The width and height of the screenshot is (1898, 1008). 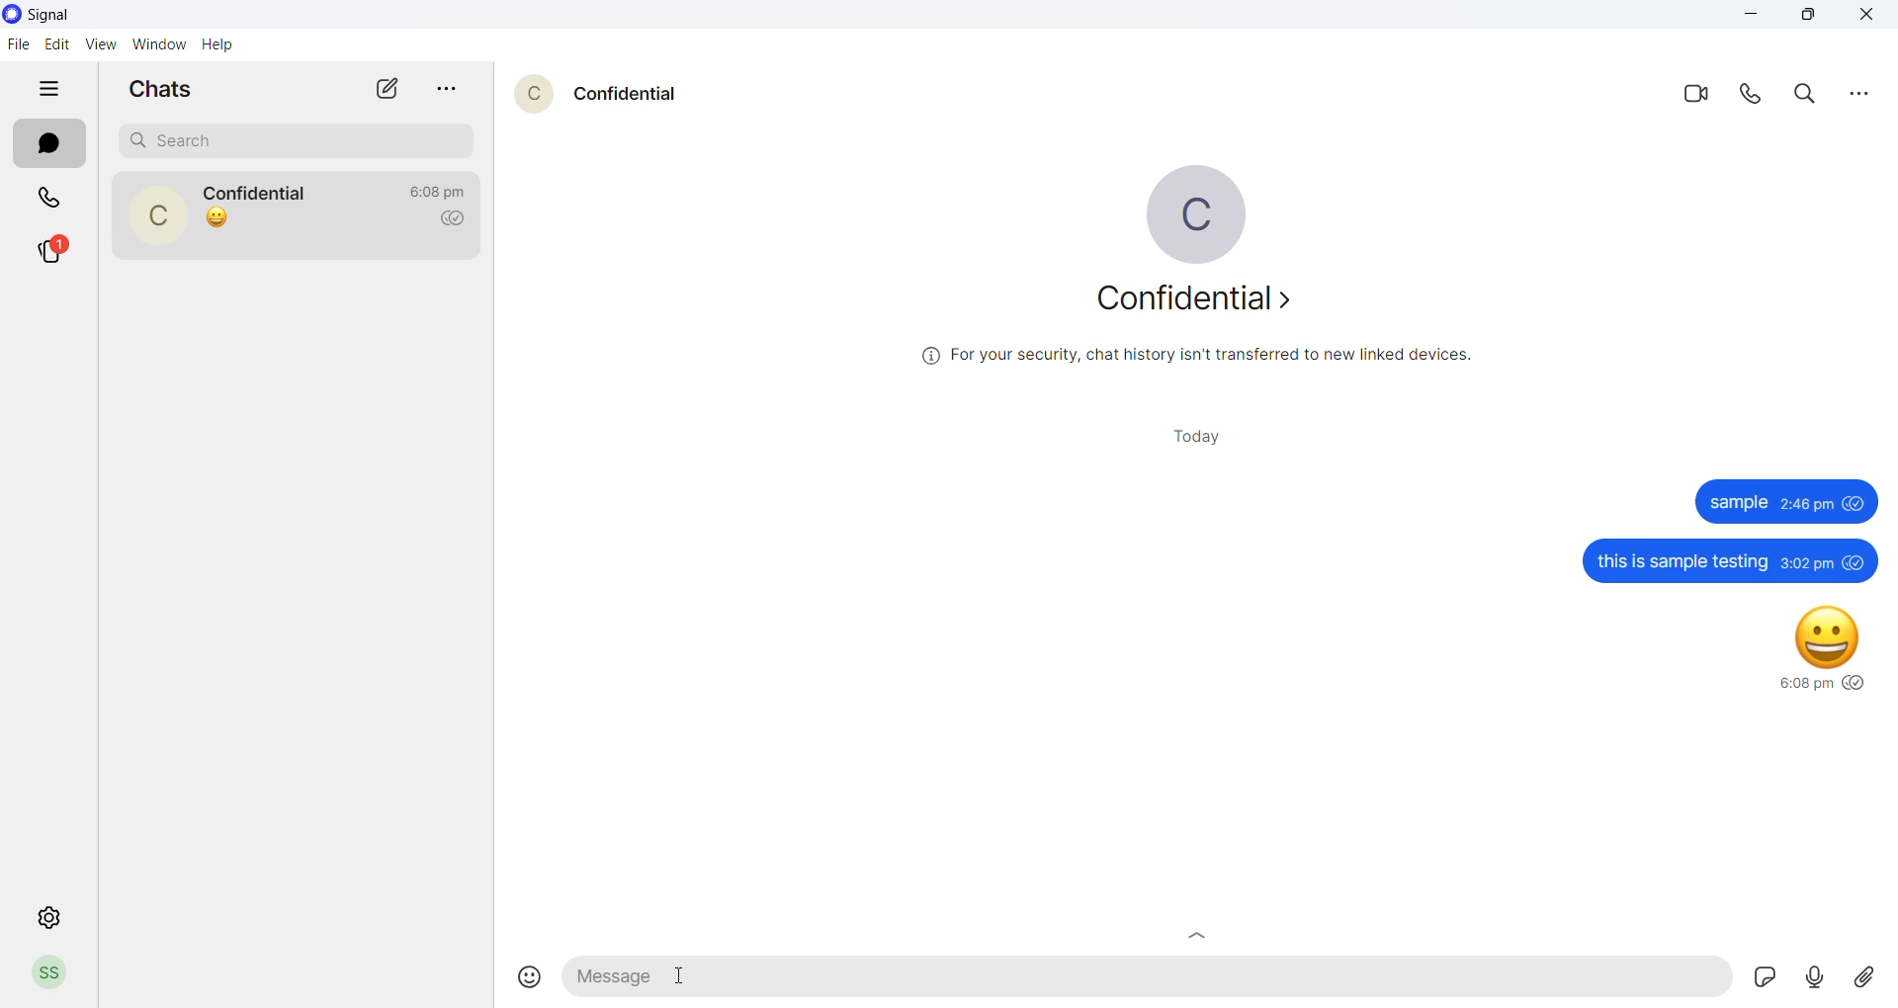 What do you see at coordinates (1759, 100) in the screenshot?
I see `voice call` at bounding box center [1759, 100].